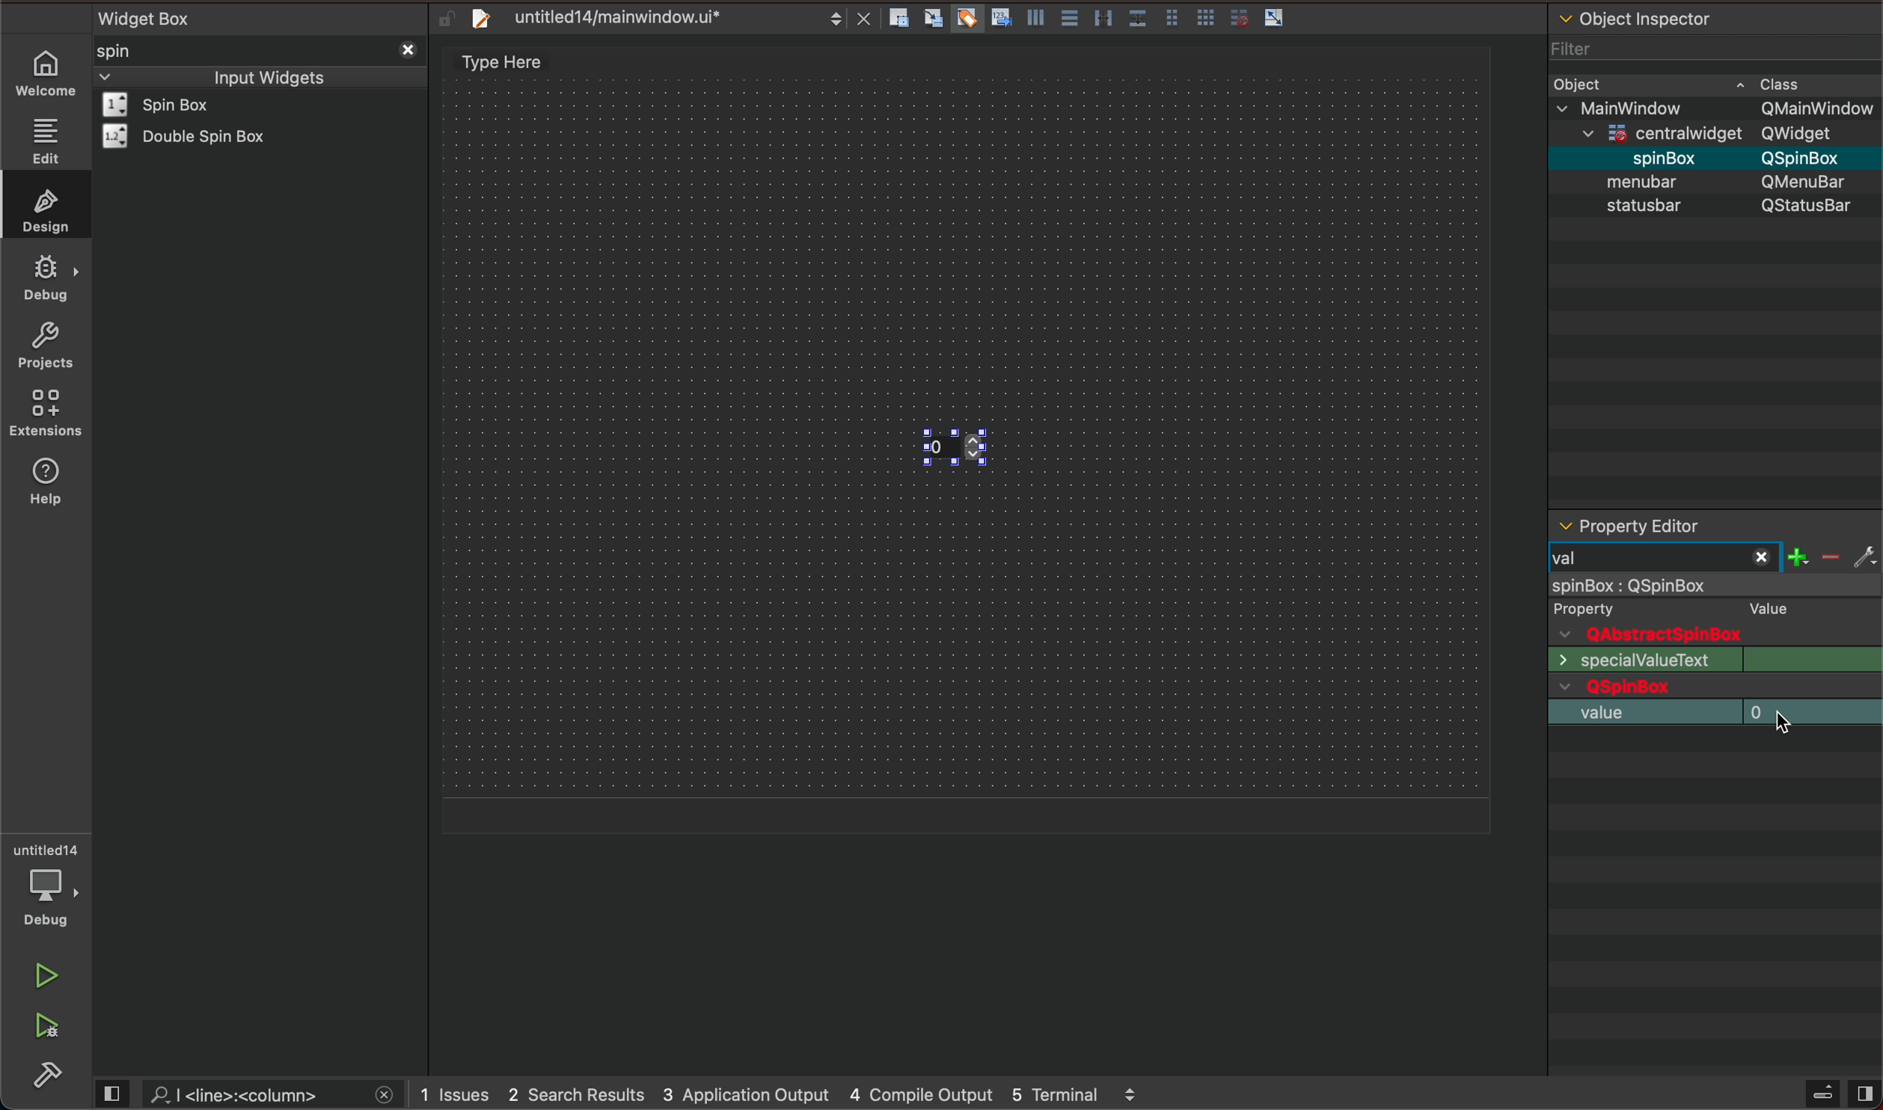 The image size is (1883, 1110). What do you see at coordinates (1575, 44) in the screenshot?
I see `filter` at bounding box center [1575, 44].